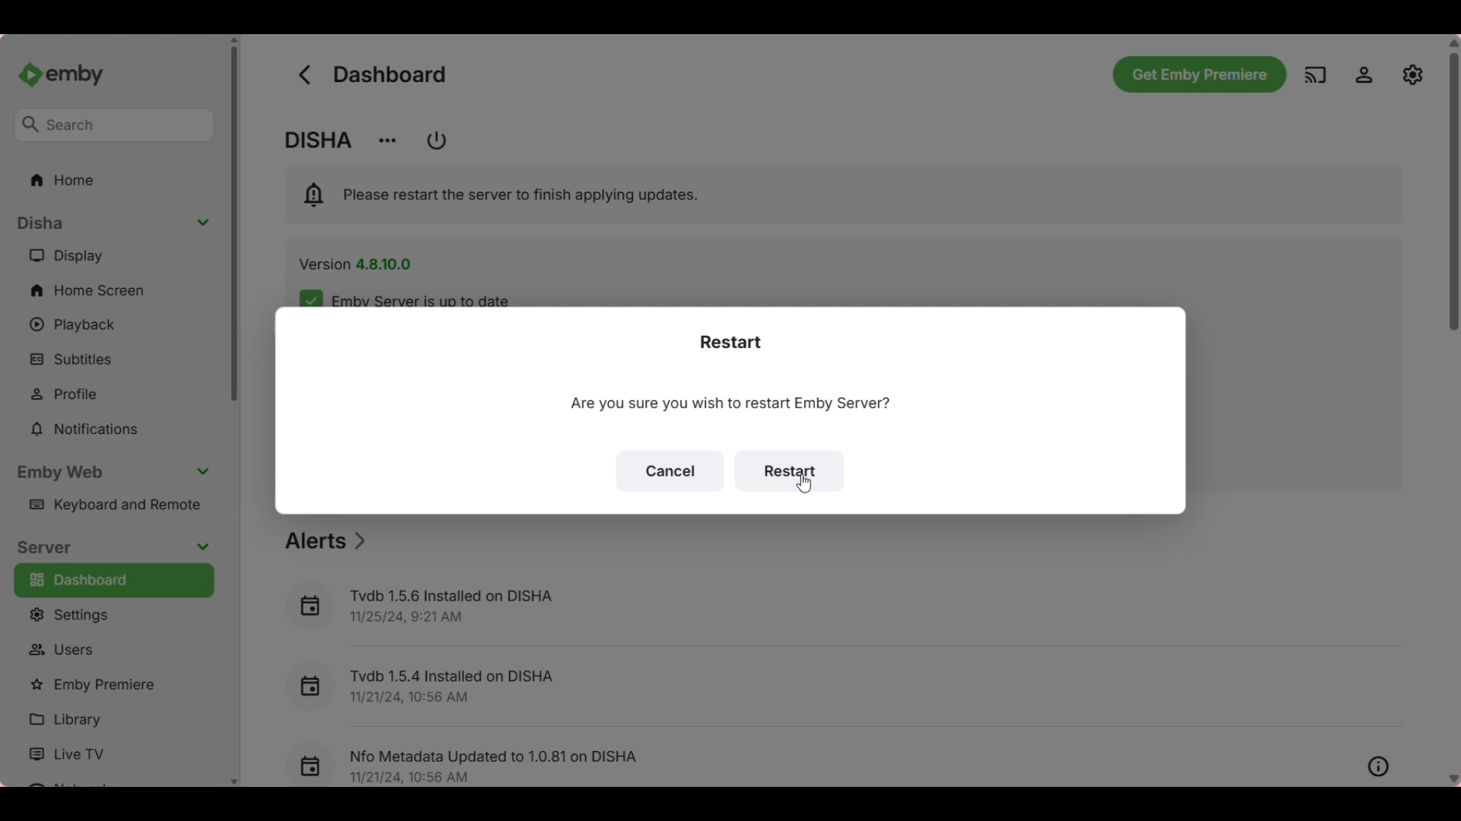  What do you see at coordinates (234, 782) in the screenshot?
I see `Quick slide to bottom of left panel` at bounding box center [234, 782].